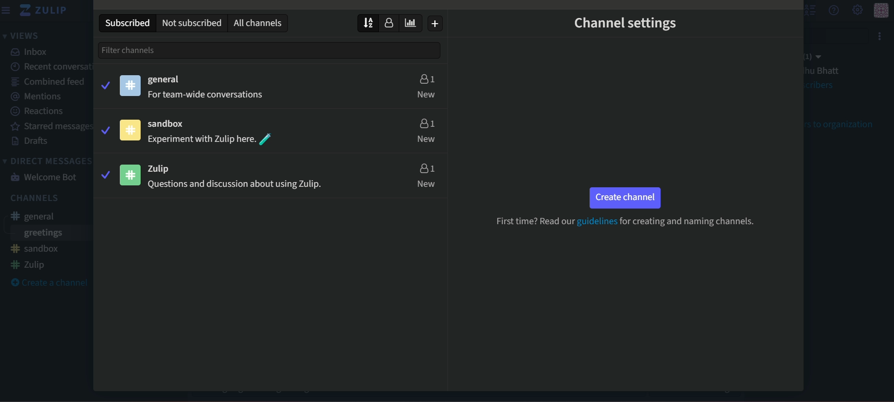 This screenshot has width=894, height=402. Describe the element at coordinates (51, 282) in the screenshot. I see `create` at that location.